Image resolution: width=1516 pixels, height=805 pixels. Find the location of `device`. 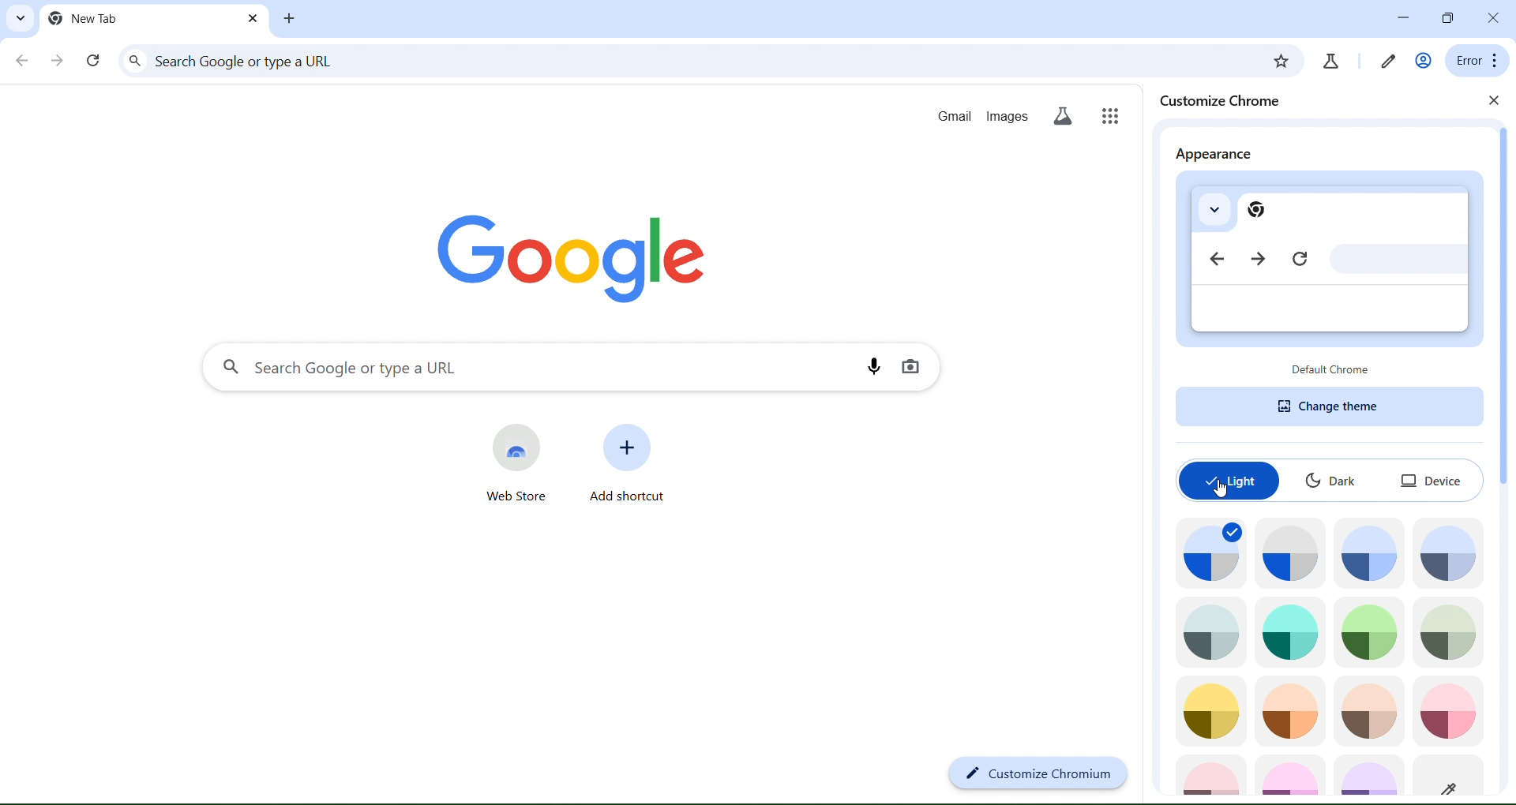

device is located at coordinates (1430, 479).